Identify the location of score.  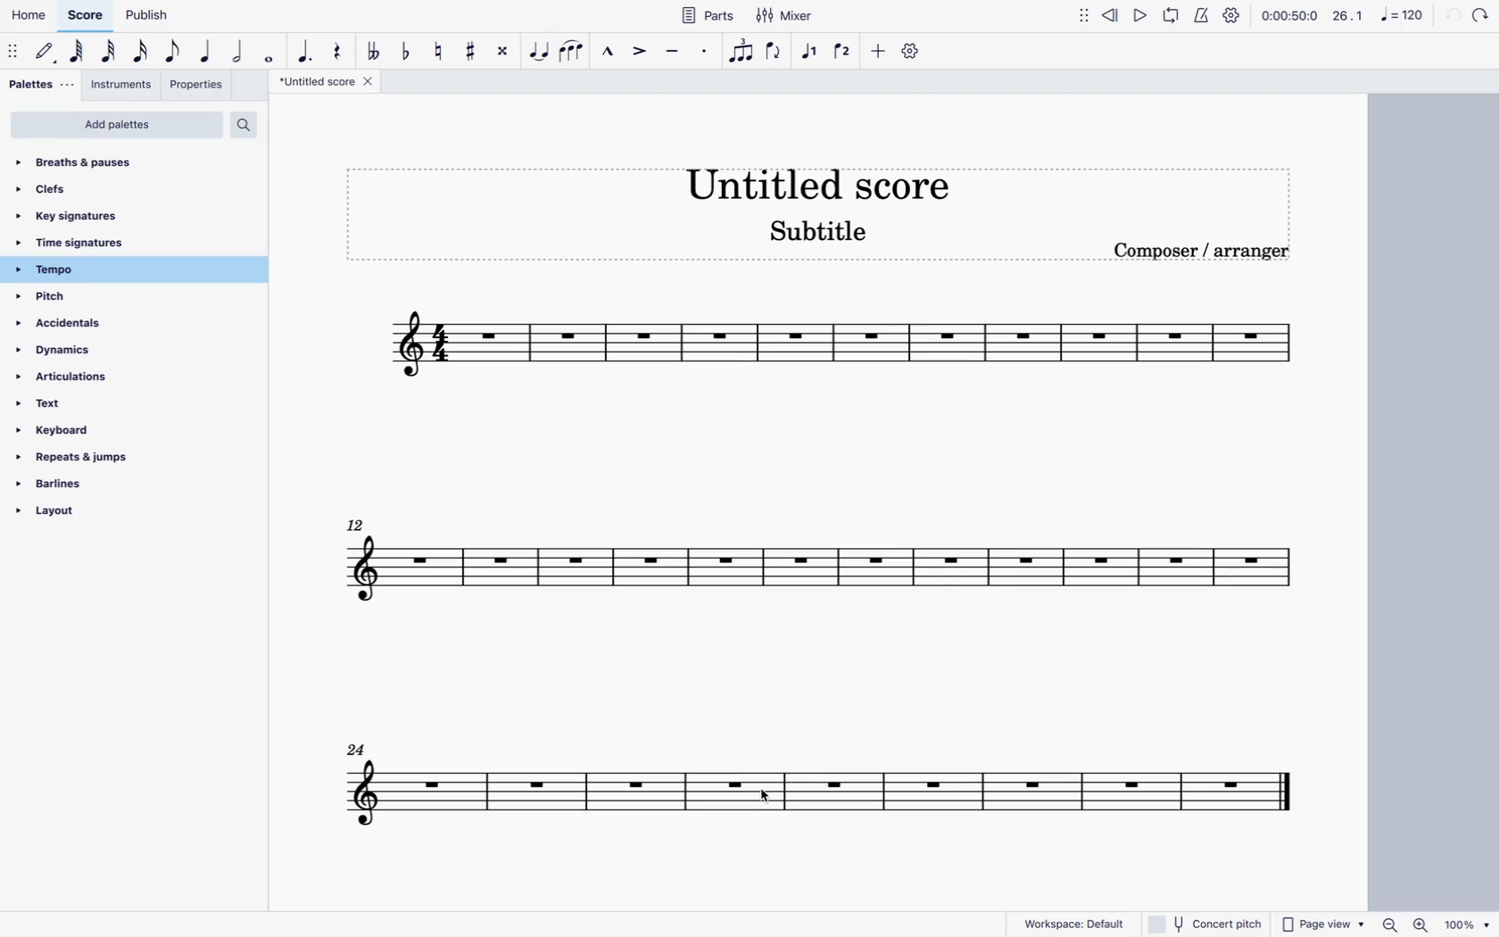
(87, 14).